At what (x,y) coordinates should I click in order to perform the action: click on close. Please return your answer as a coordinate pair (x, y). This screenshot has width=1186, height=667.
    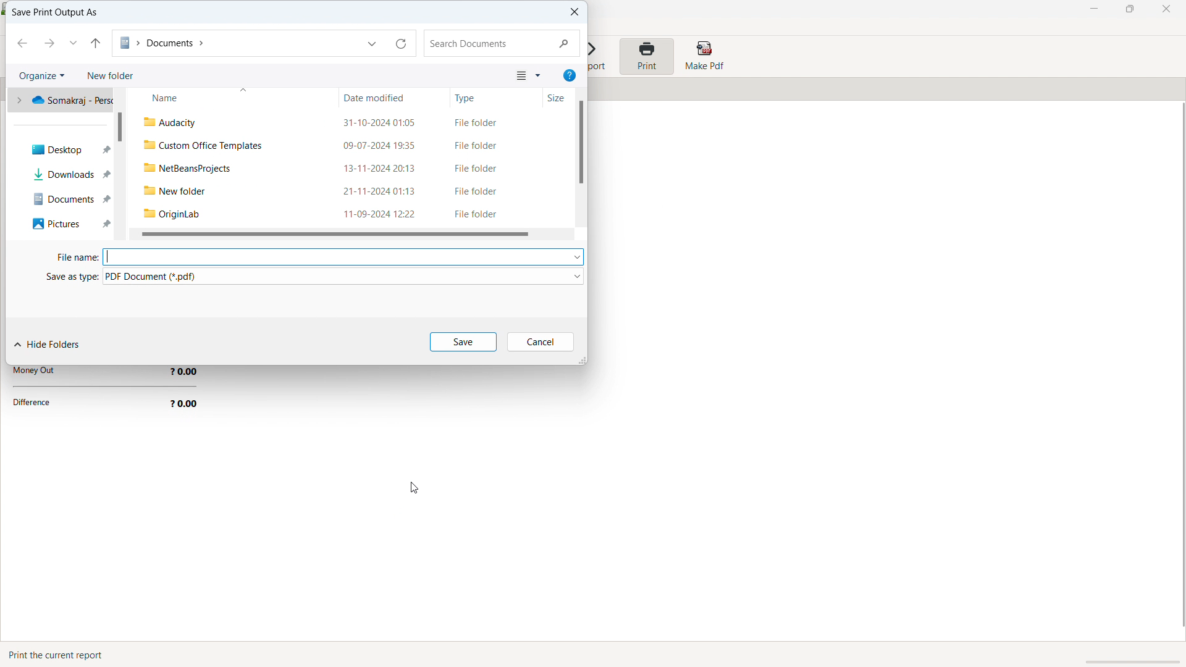
    Looking at the image, I should click on (1166, 9).